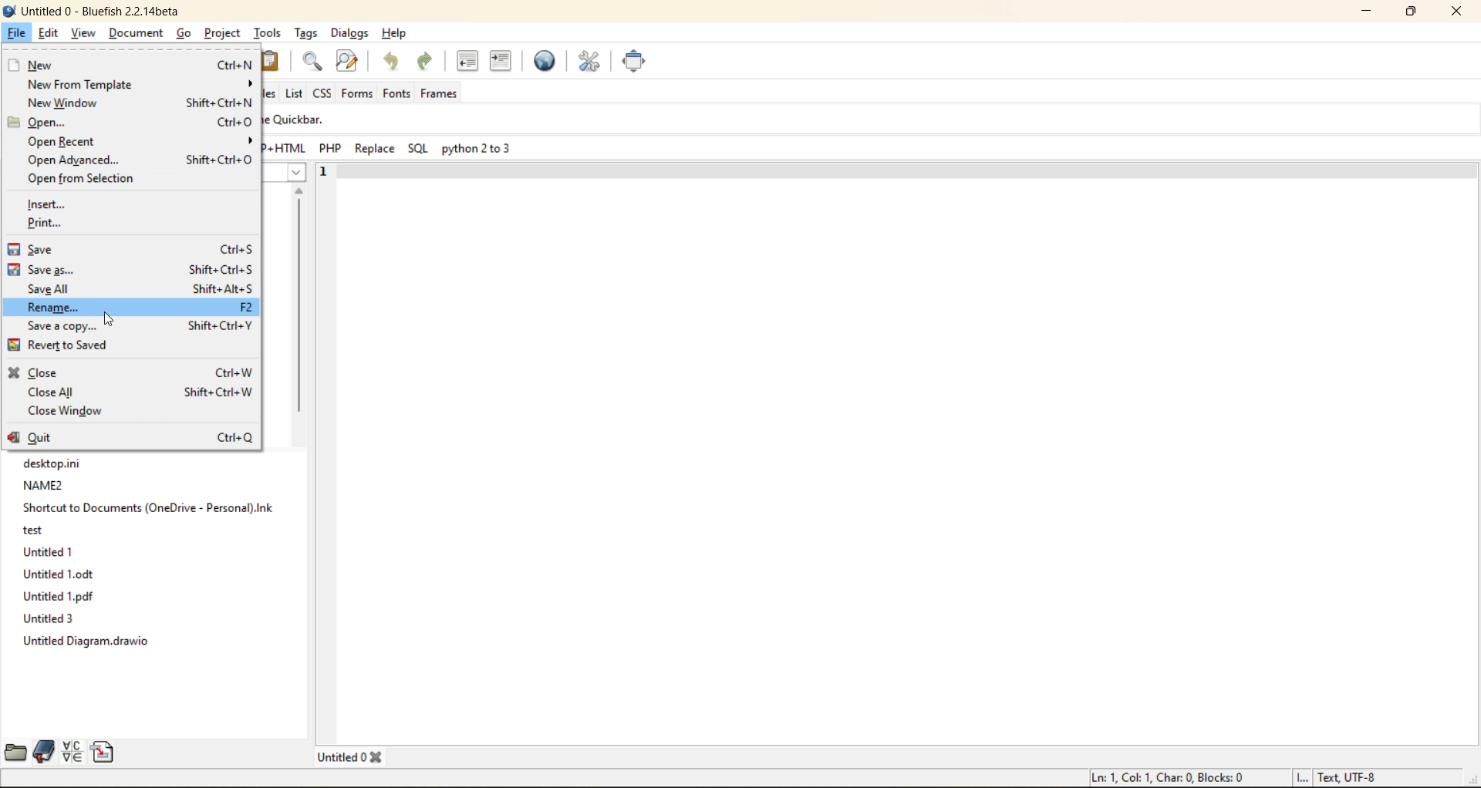  I want to click on shift+ ctrl + N, so click(224, 99).